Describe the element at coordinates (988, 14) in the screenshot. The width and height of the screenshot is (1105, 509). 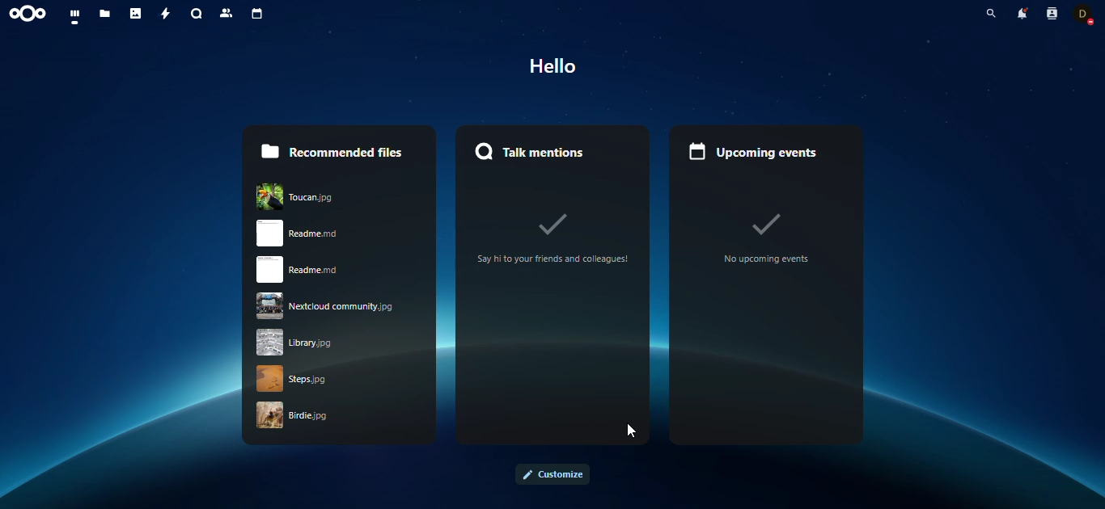
I see `search` at that location.